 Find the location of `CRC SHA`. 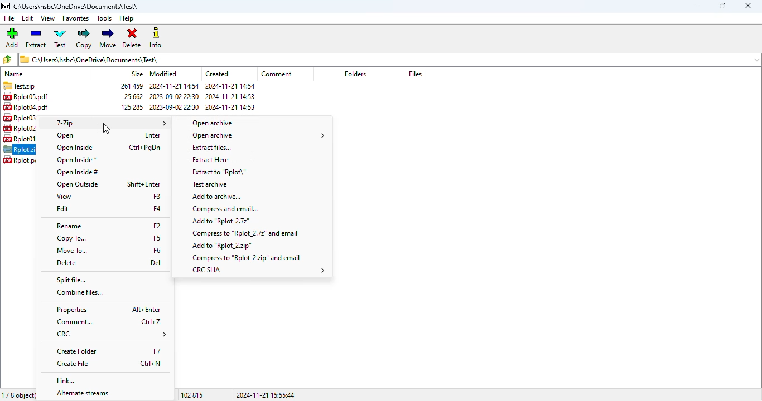

CRC SHA is located at coordinates (259, 270).